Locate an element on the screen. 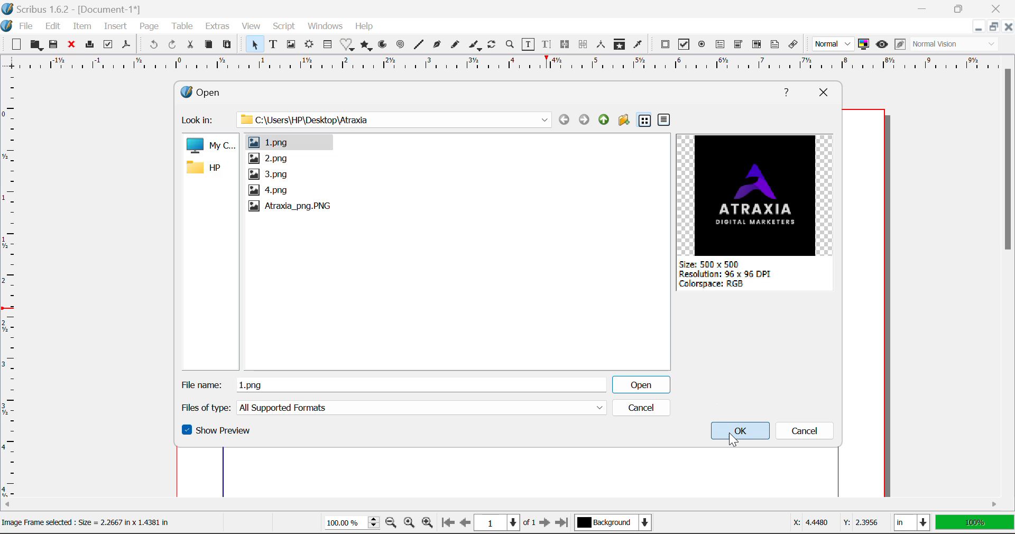 The image size is (1015, 534). View is located at coordinates (252, 27).